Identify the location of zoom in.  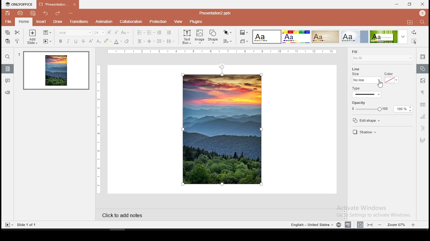
(414, 225).